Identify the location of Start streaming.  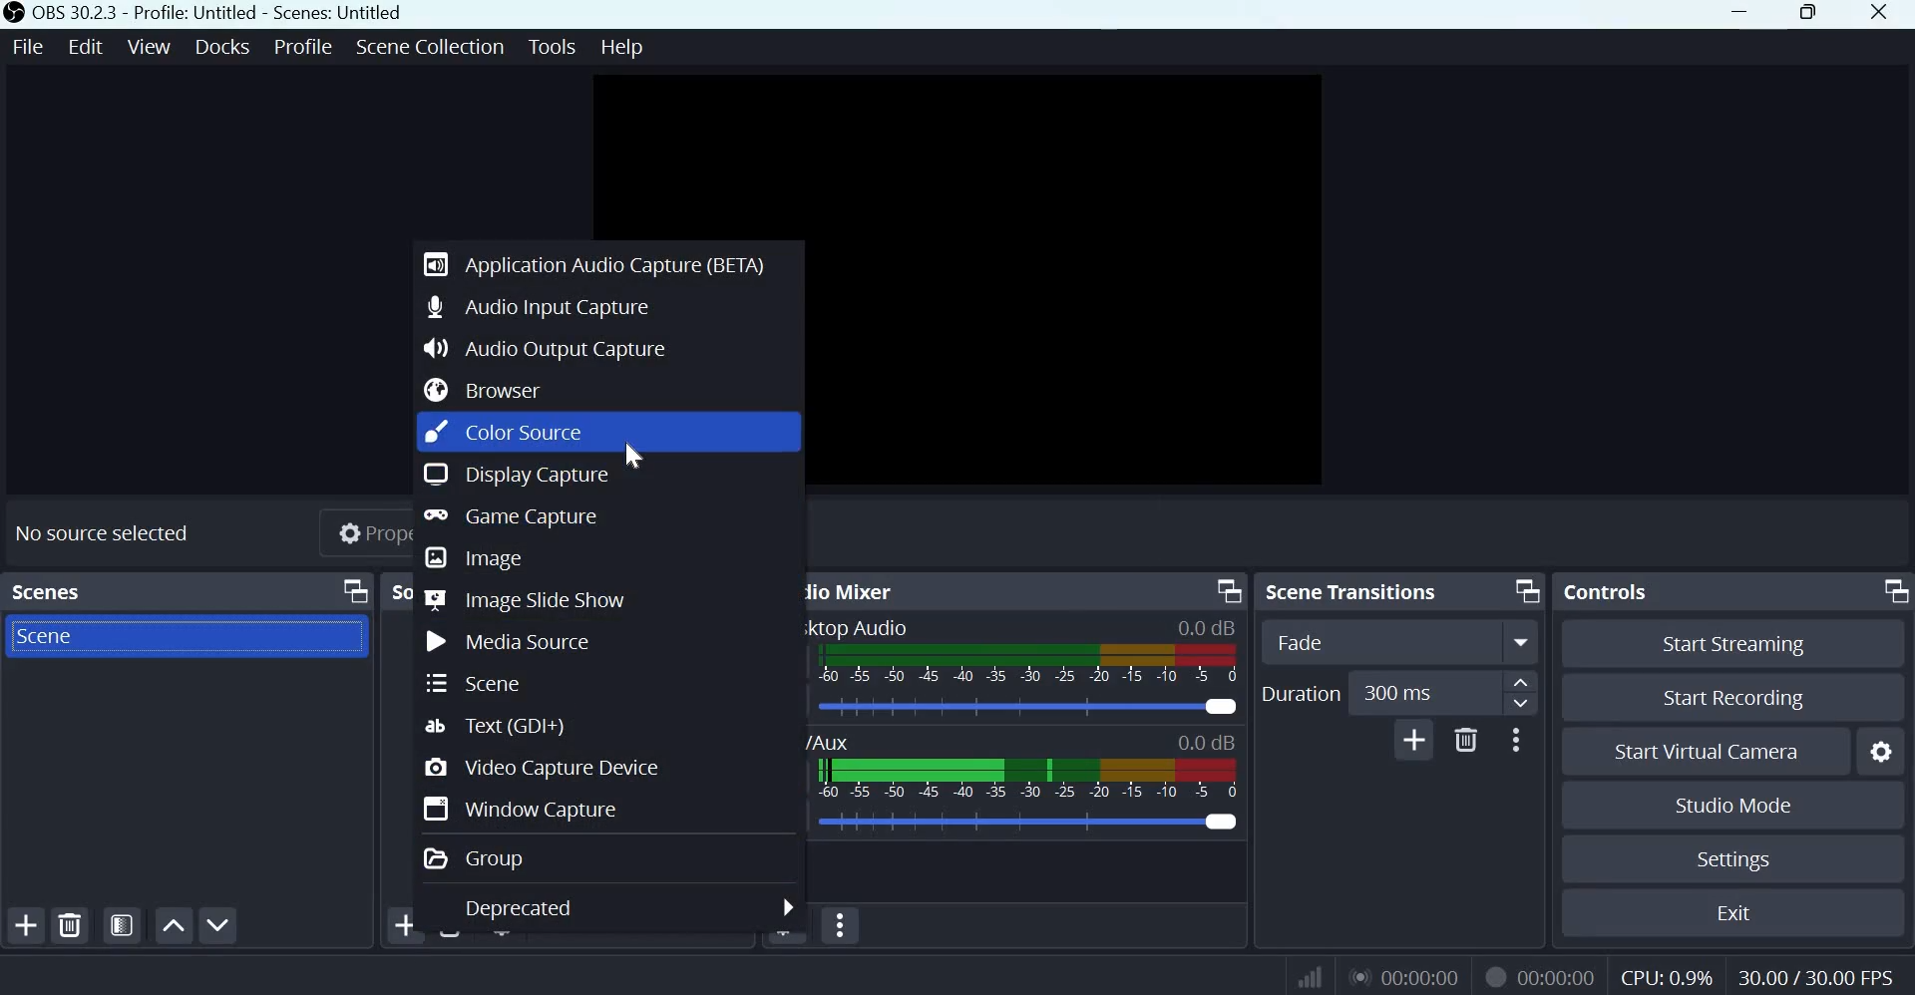
(1742, 643).